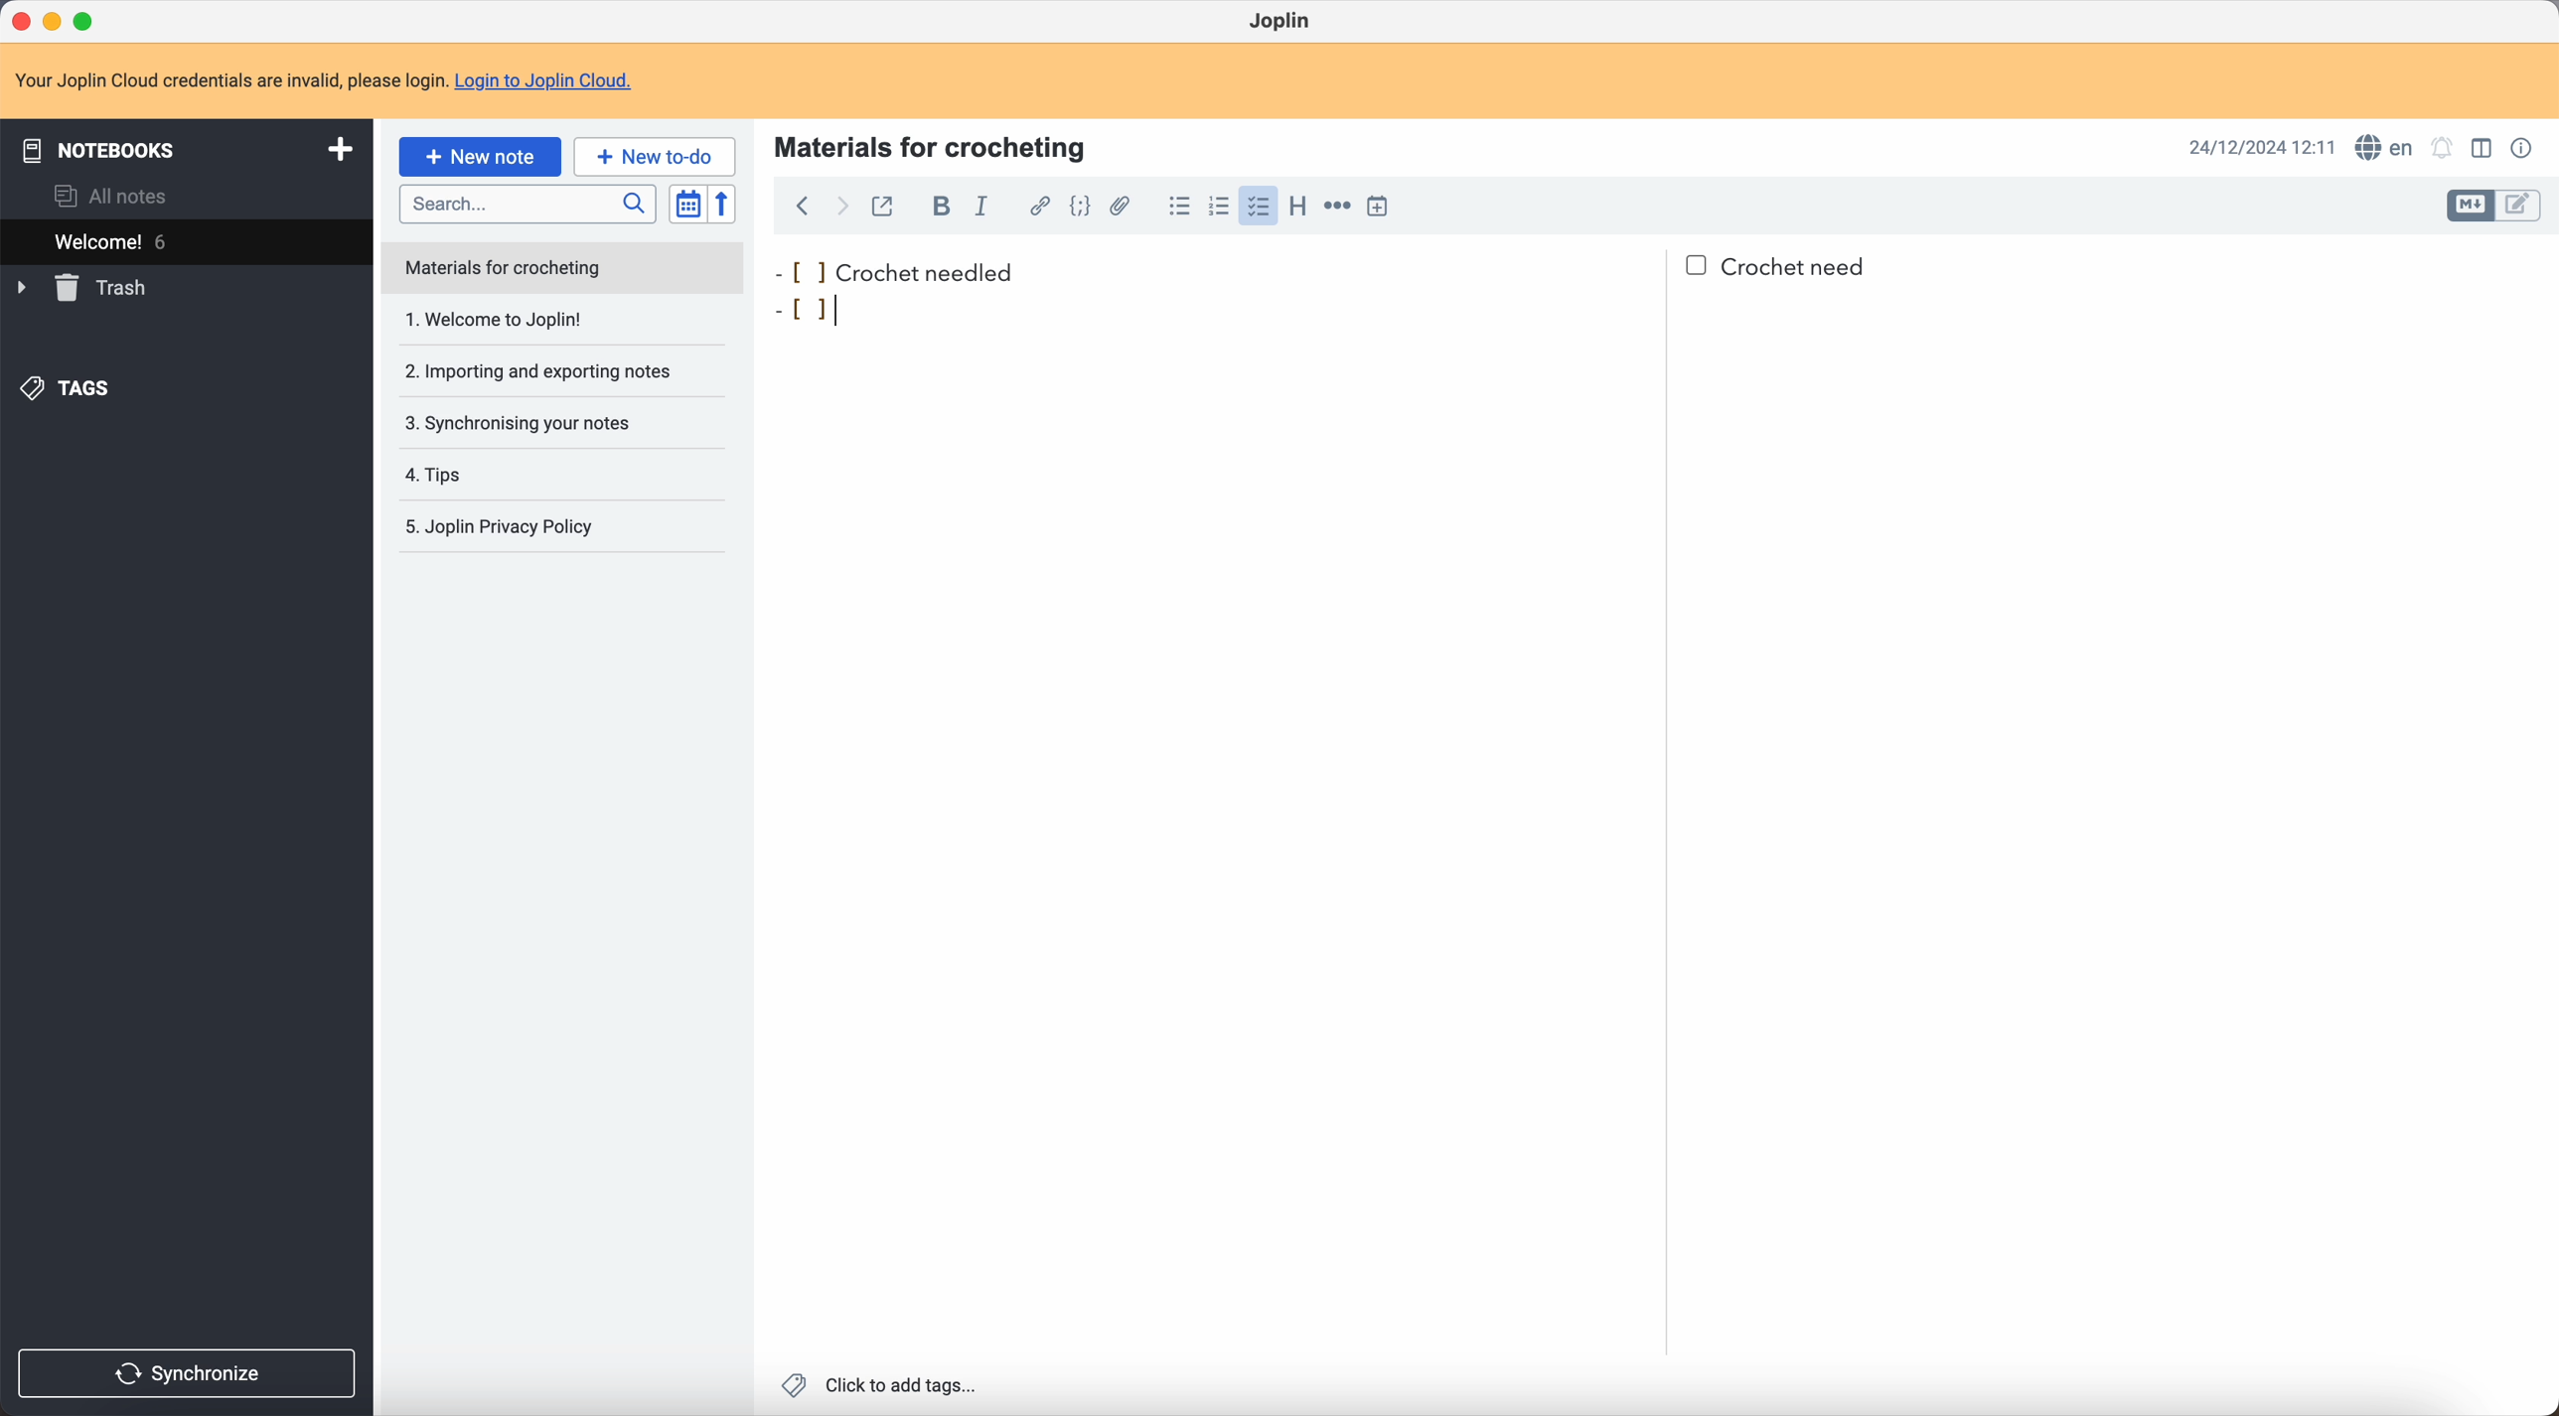  Describe the element at coordinates (549, 322) in the screenshot. I see `1. Welcome to Joplin!` at that location.